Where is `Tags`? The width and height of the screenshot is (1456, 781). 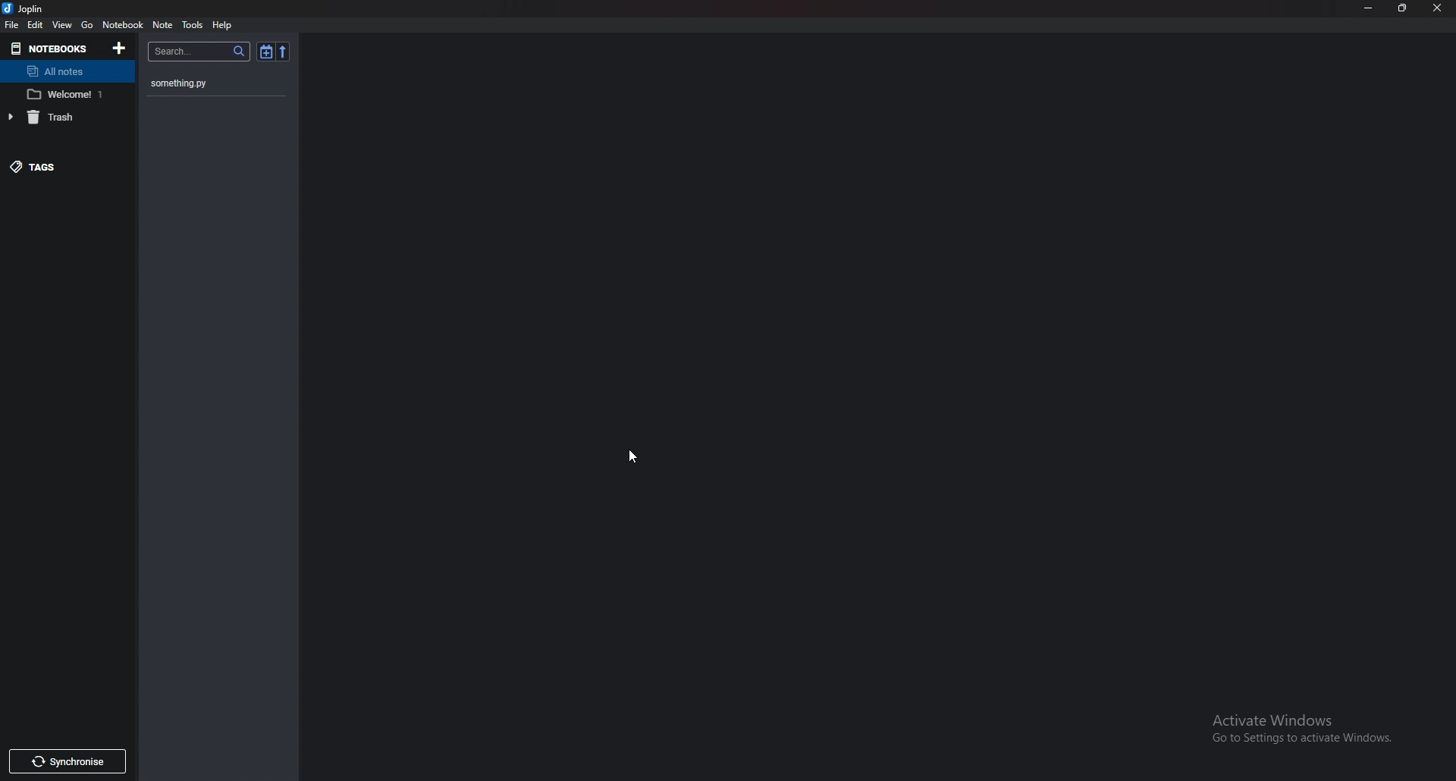 Tags is located at coordinates (61, 166).